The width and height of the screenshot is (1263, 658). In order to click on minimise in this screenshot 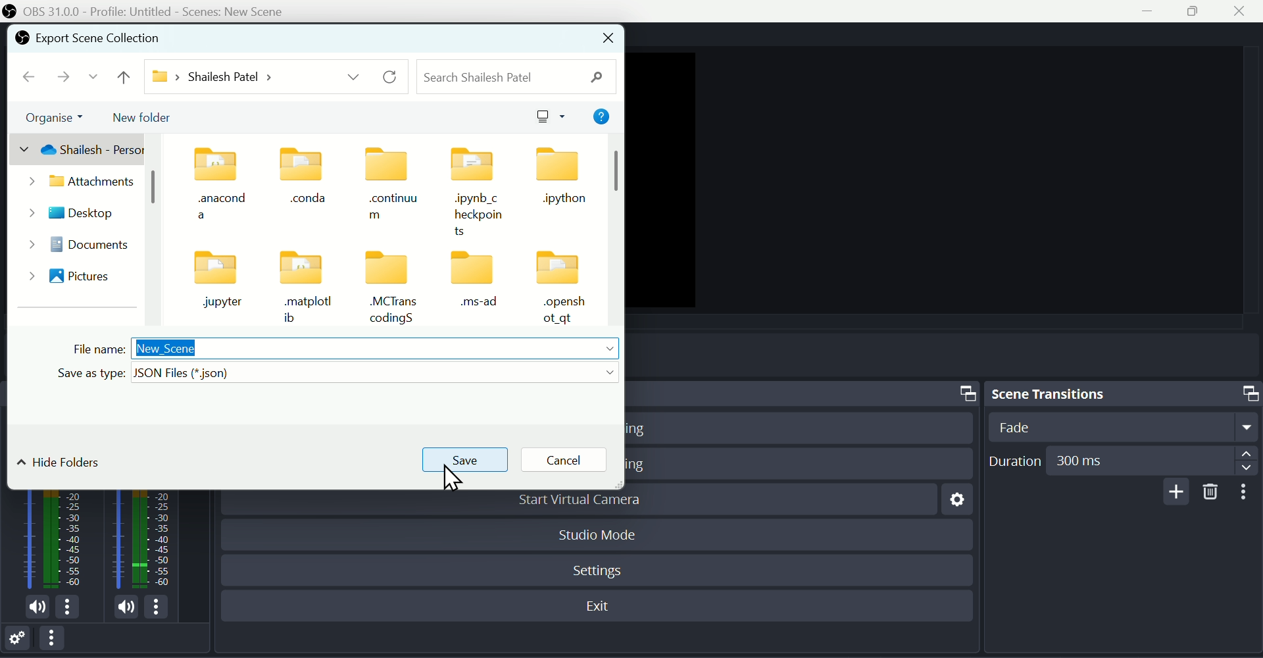, I will do `click(1152, 13)`.